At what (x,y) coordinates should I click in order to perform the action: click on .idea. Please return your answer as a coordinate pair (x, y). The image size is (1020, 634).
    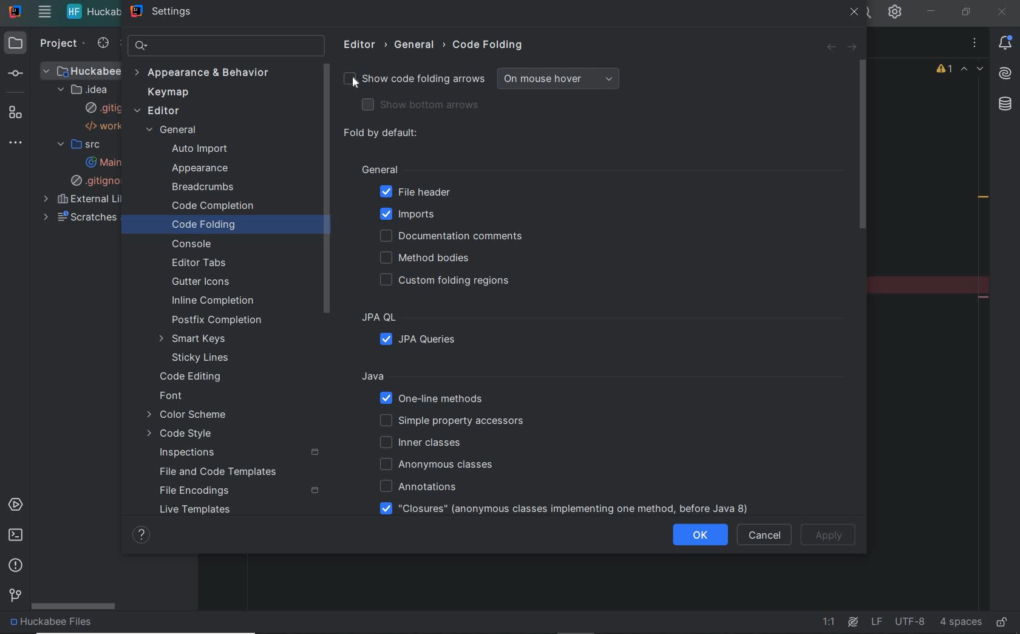
    Looking at the image, I should click on (86, 89).